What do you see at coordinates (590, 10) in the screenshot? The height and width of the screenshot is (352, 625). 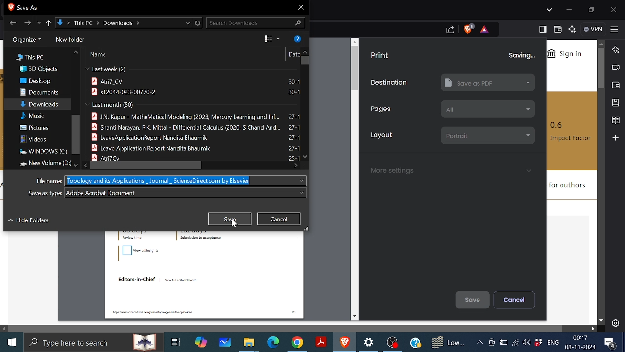 I see `restore down` at bounding box center [590, 10].